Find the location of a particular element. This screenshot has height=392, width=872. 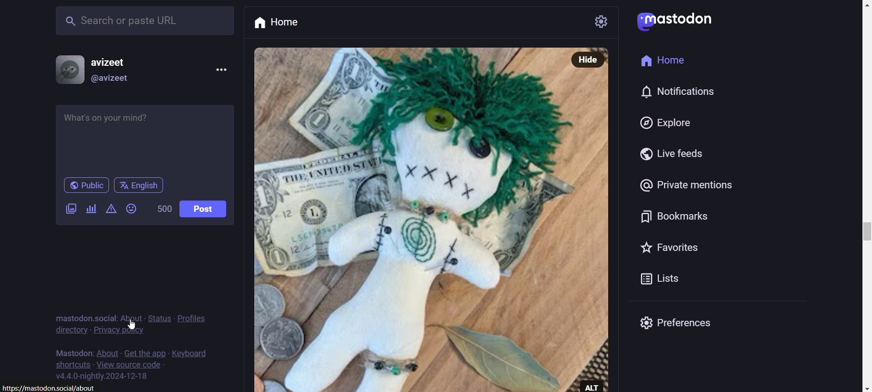

text is located at coordinates (83, 313).